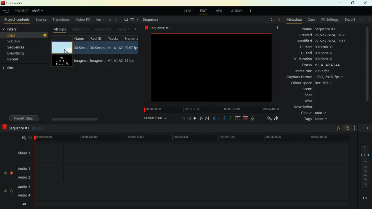 The image size is (372, 209). I want to click on au, so click(98, 20).